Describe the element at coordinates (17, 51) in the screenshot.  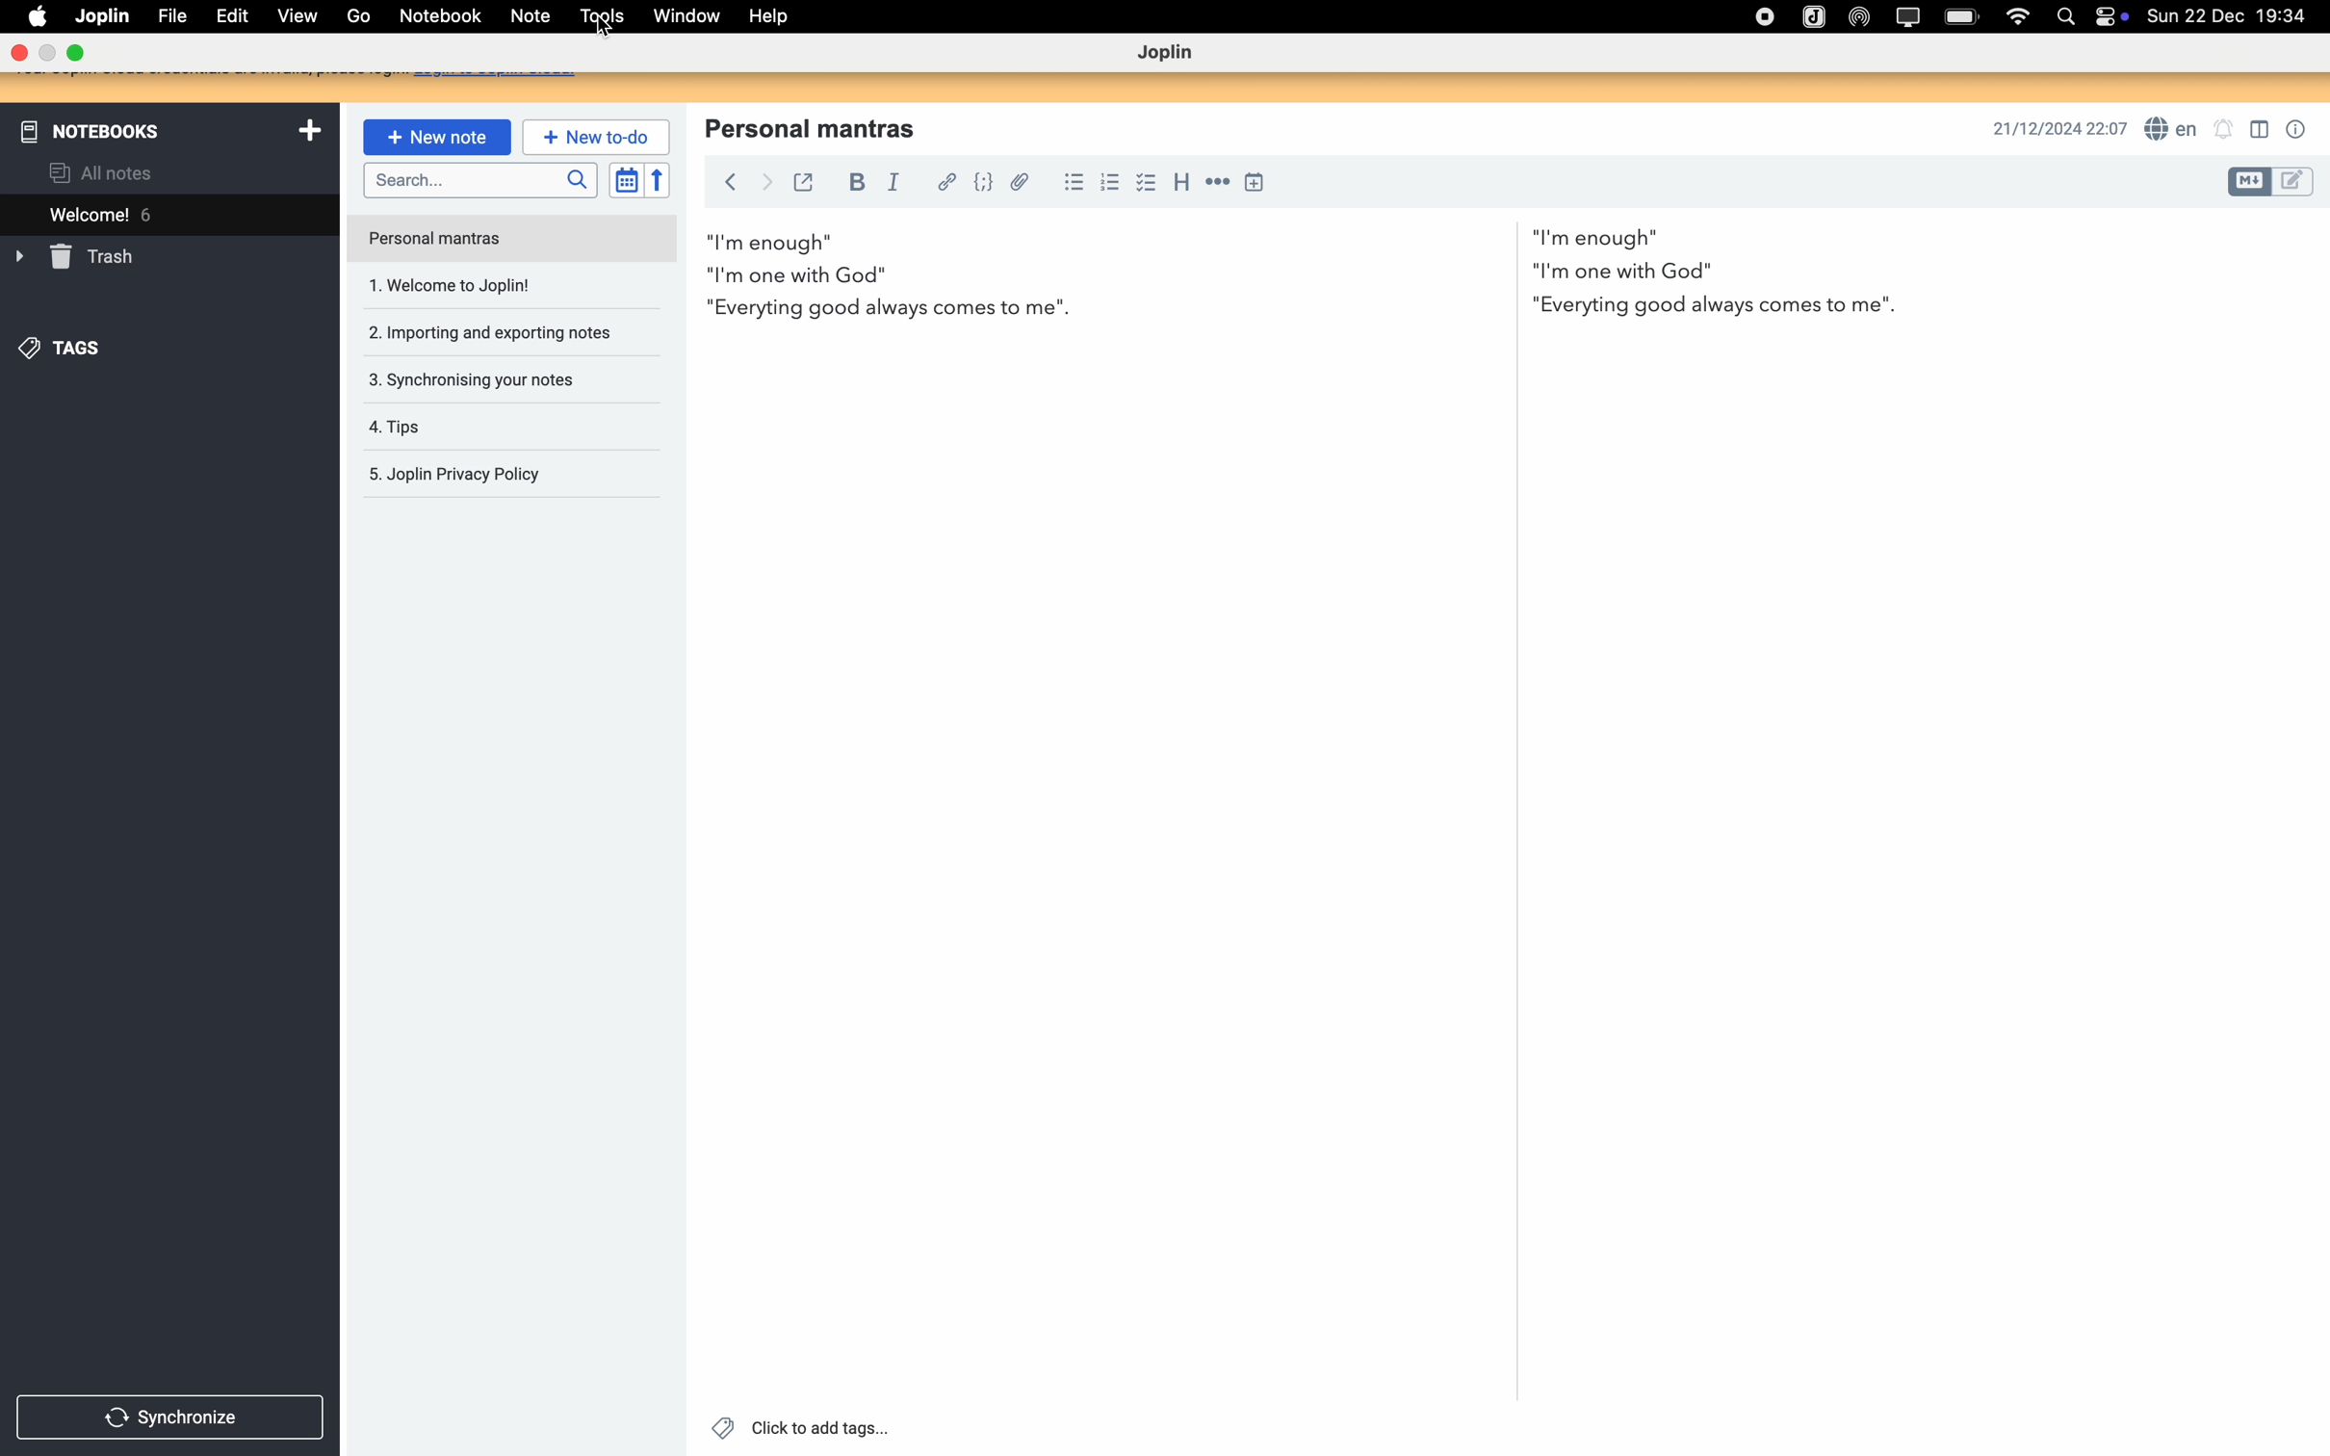
I see `close program` at that location.